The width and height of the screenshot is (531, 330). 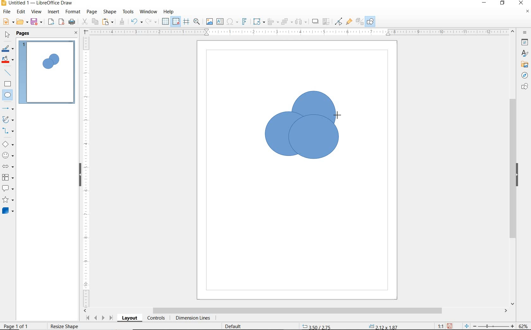 I want to click on SHOW GLUEPOINT FUNCTIONS, so click(x=349, y=22).